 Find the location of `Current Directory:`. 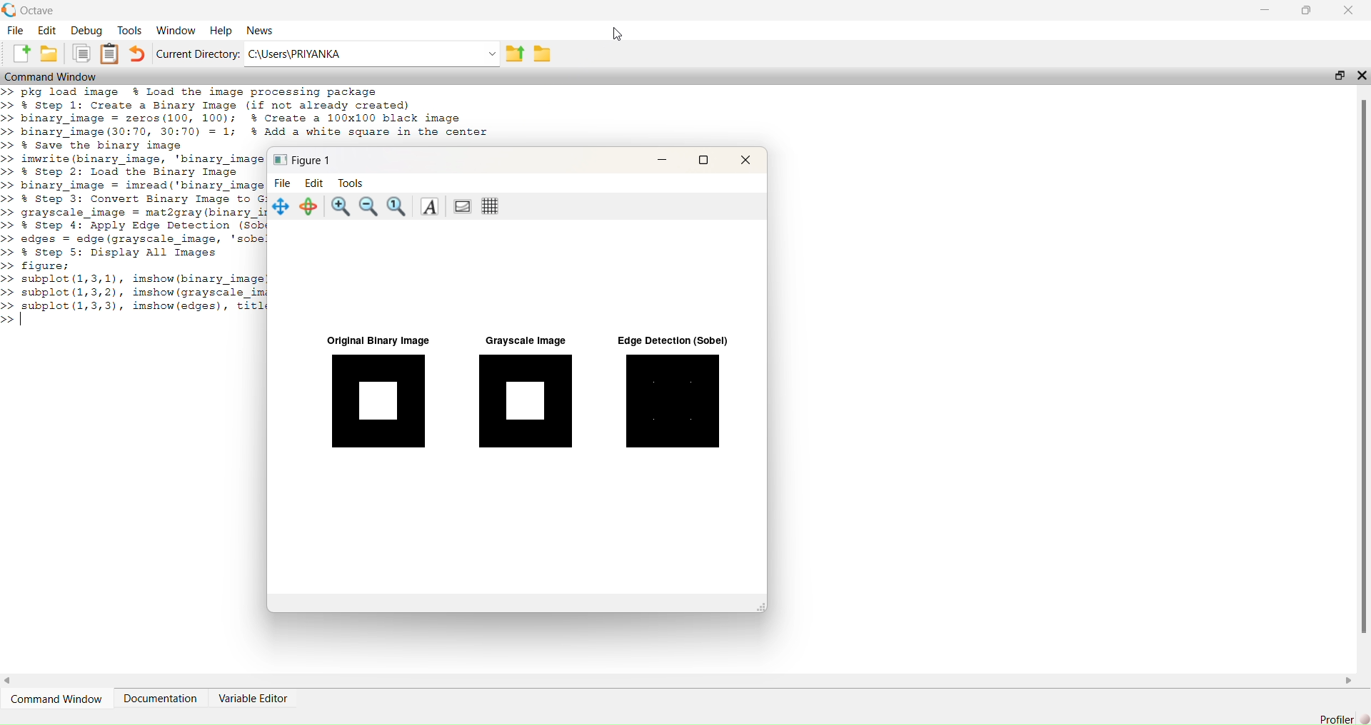

Current Directory: is located at coordinates (199, 55).